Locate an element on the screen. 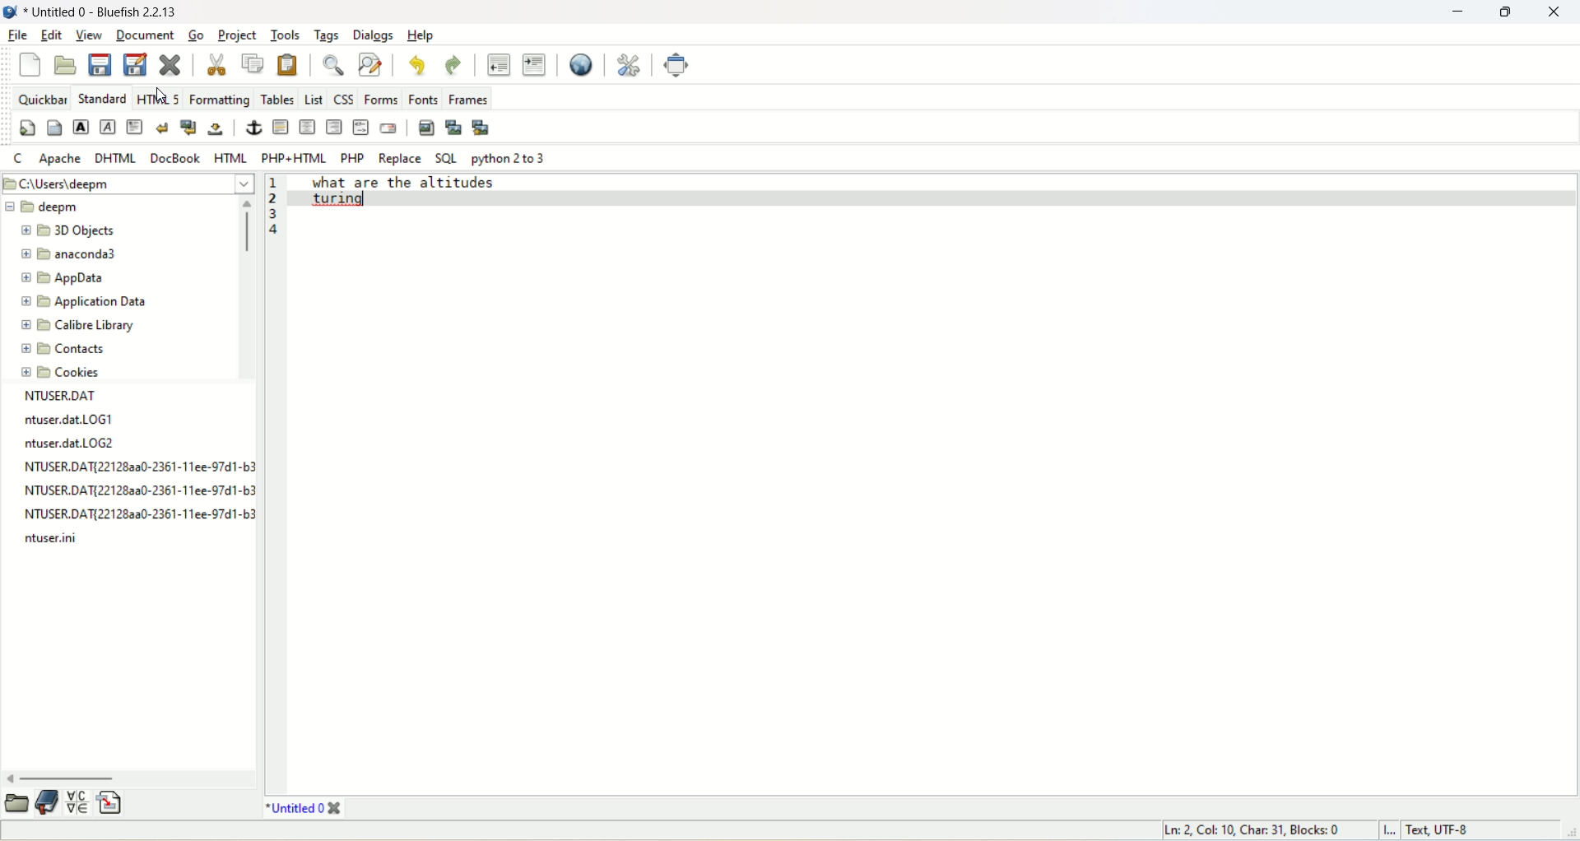  emphasize is located at coordinates (108, 128).